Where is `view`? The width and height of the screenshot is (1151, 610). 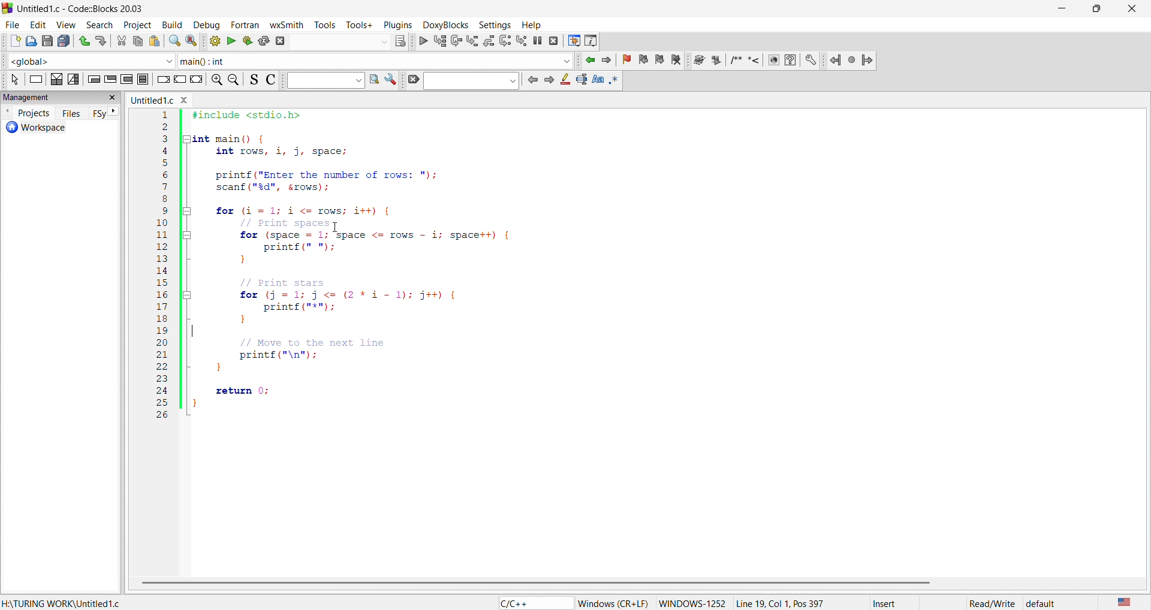
view is located at coordinates (66, 23).